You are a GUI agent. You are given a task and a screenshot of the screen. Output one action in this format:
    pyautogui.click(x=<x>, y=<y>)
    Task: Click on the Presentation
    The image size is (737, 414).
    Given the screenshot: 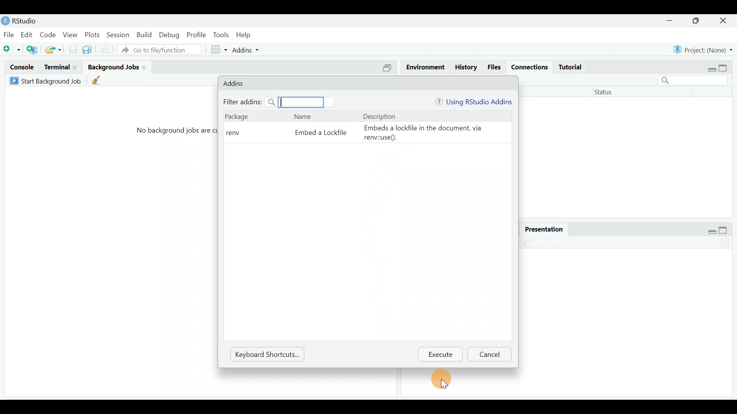 What is the action you would take?
    pyautogui.click(x=541, y=228)
    